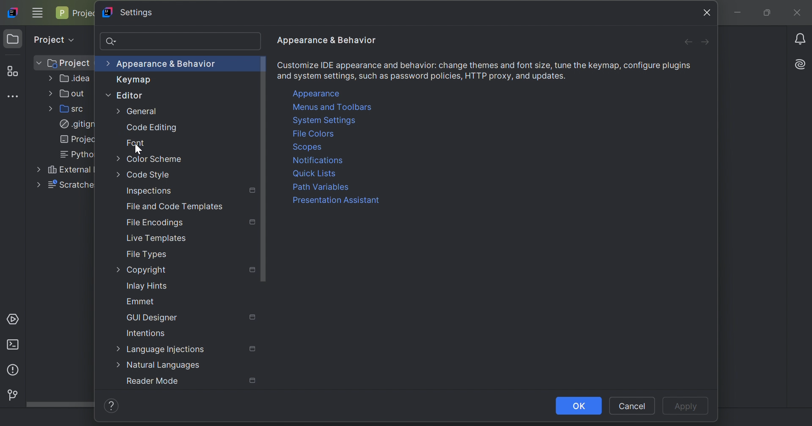  I want to click on Inlay hints, so click(148, 286).